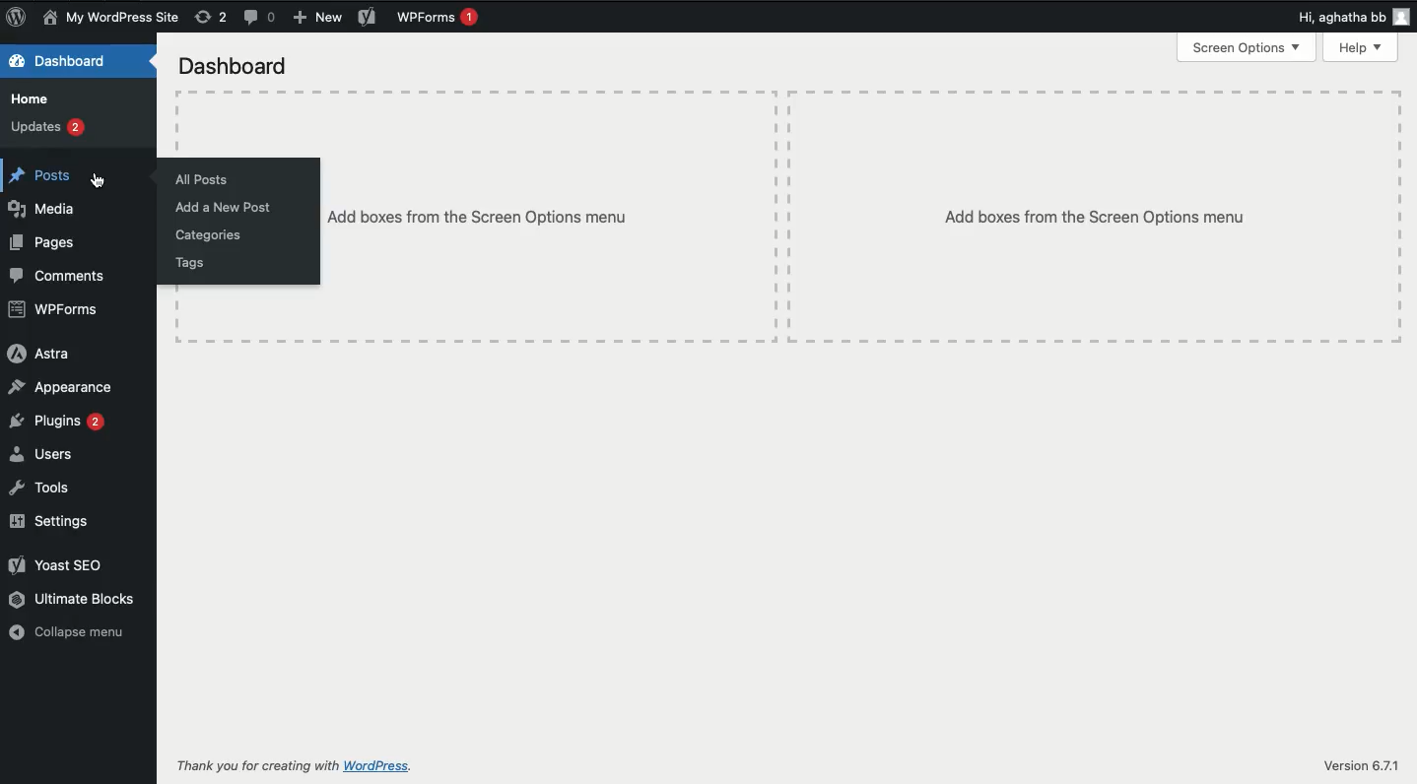  What do you see at coordinates (369, 17) in the screenshot?
I see `Yoast` at bounding box center [369, 17].